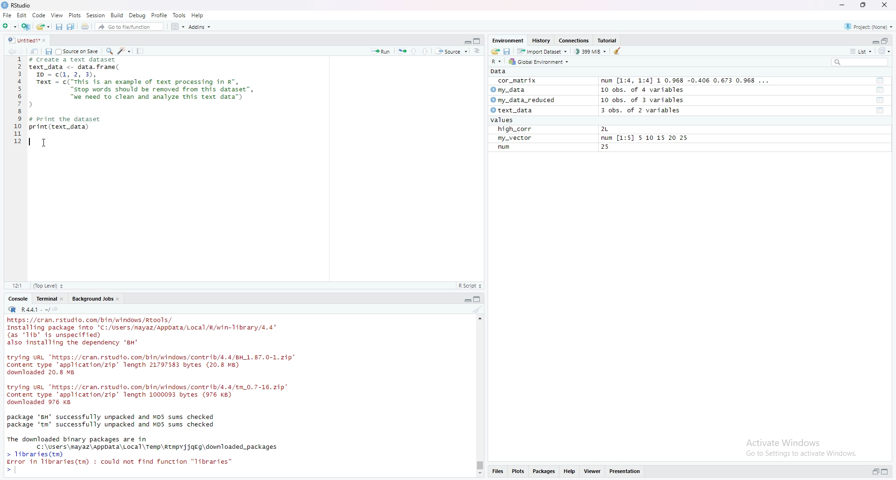 The height and width of the screenshot is (480, 896). Describe the element at coordinates (478, 397) in the screenshot. I see `scrollbar` at that location.